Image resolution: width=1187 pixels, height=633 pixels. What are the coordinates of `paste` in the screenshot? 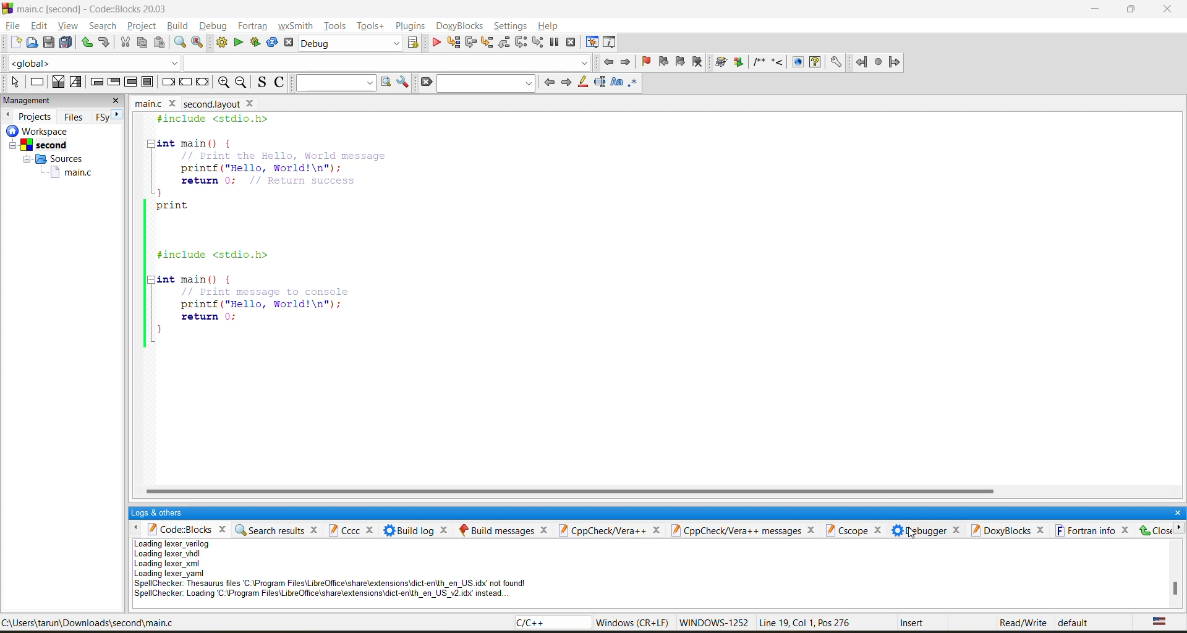 It's located at (158, 45).